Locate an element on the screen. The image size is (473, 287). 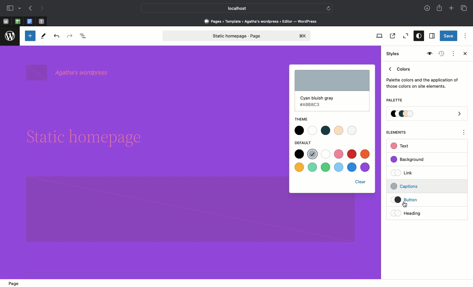
refresh is located at coordinates (328, 8).